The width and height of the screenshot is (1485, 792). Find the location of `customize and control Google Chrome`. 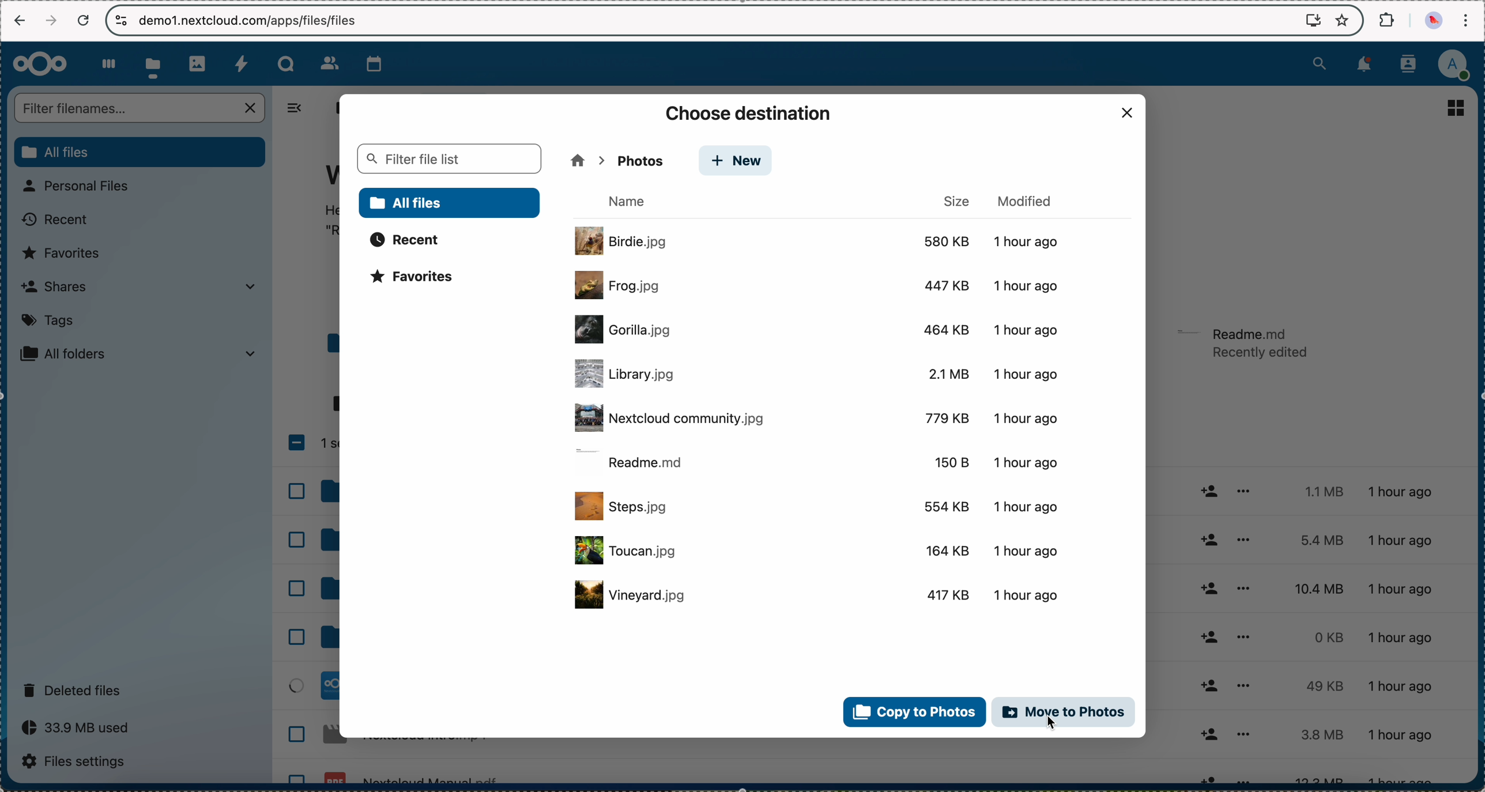

customize and control Google Chrome is located at coordinates (1467, 20).